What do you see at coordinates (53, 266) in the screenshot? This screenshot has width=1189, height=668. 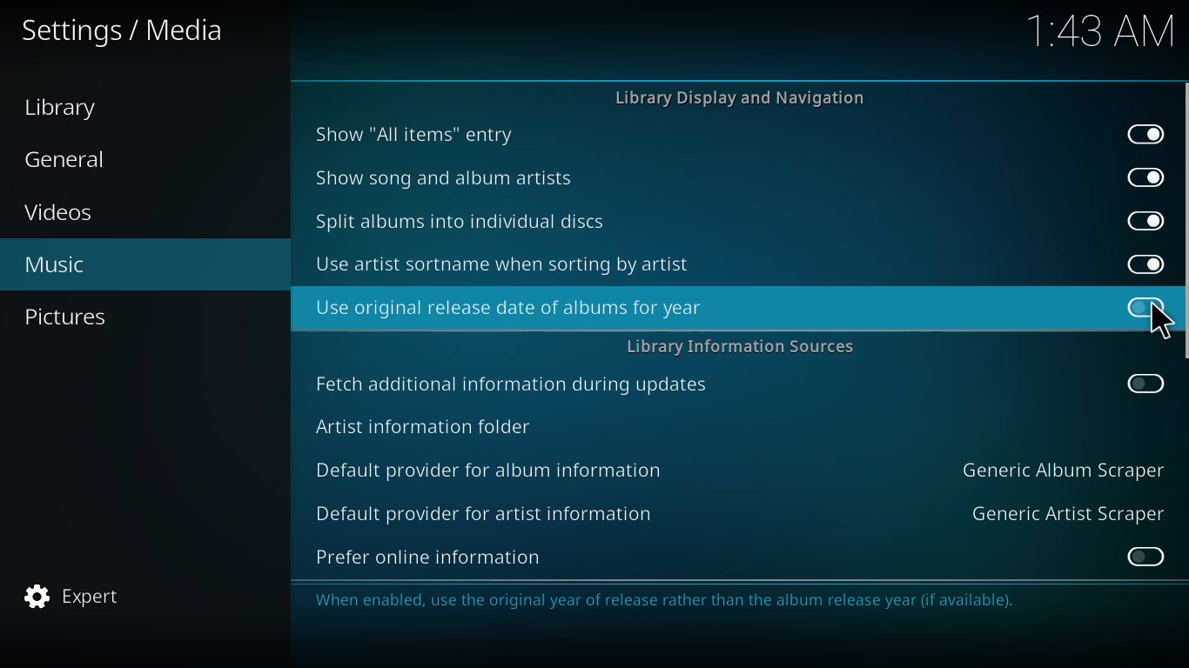 I see `music` at bounding box center [53, 266].